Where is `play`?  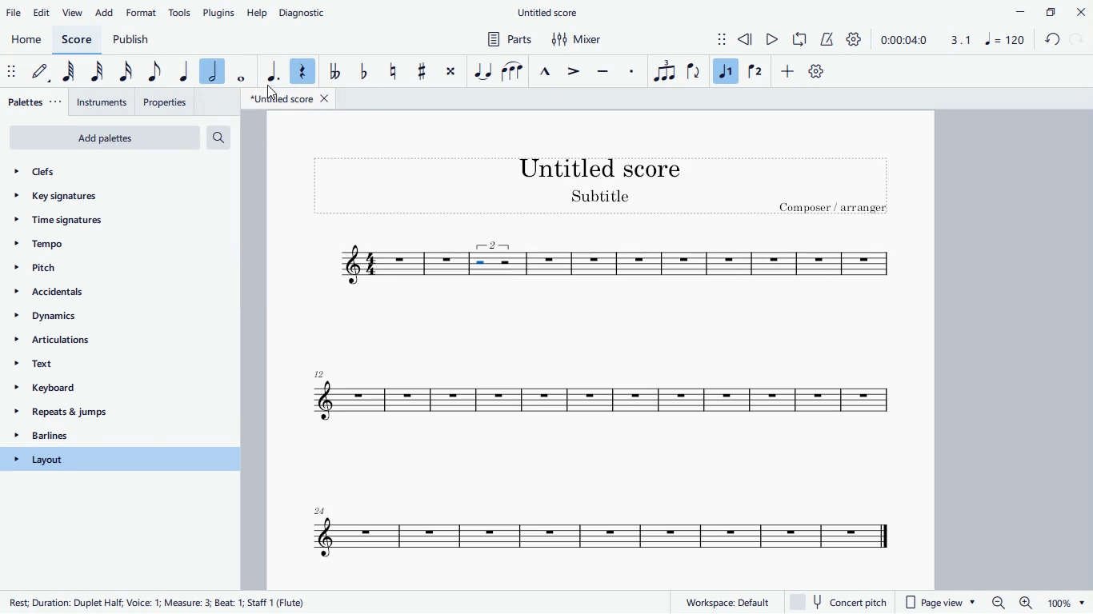 play is located at coordinates (773, 41).